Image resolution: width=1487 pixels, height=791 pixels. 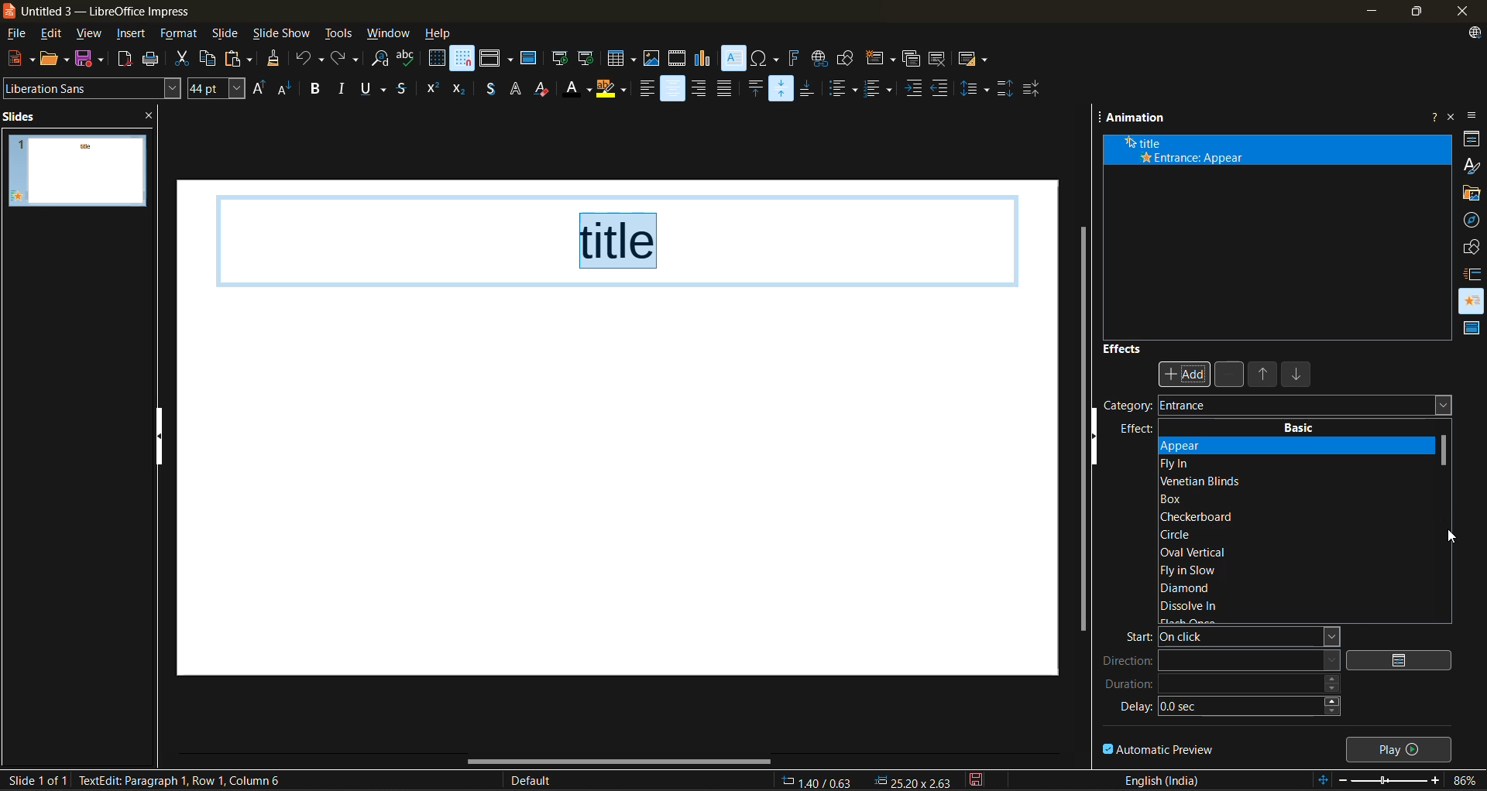 What do you see at coordinates (1153, 407) in the screenshot?
I see `company` at bounding box center [1153, 407].